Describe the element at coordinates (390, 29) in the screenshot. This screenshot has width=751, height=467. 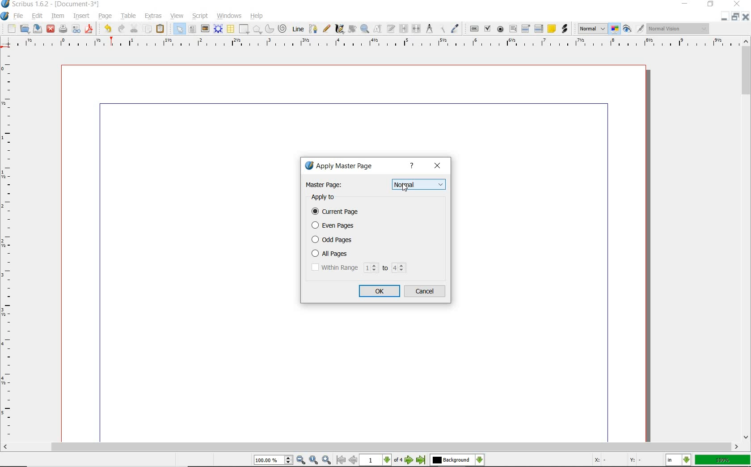
I see `edit text with story editor` at that location.